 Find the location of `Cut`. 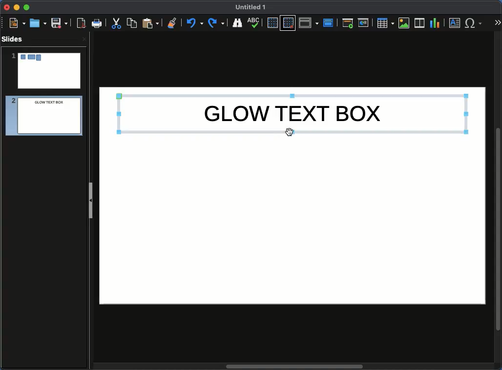

Cut is located at coordinates (116, 23).